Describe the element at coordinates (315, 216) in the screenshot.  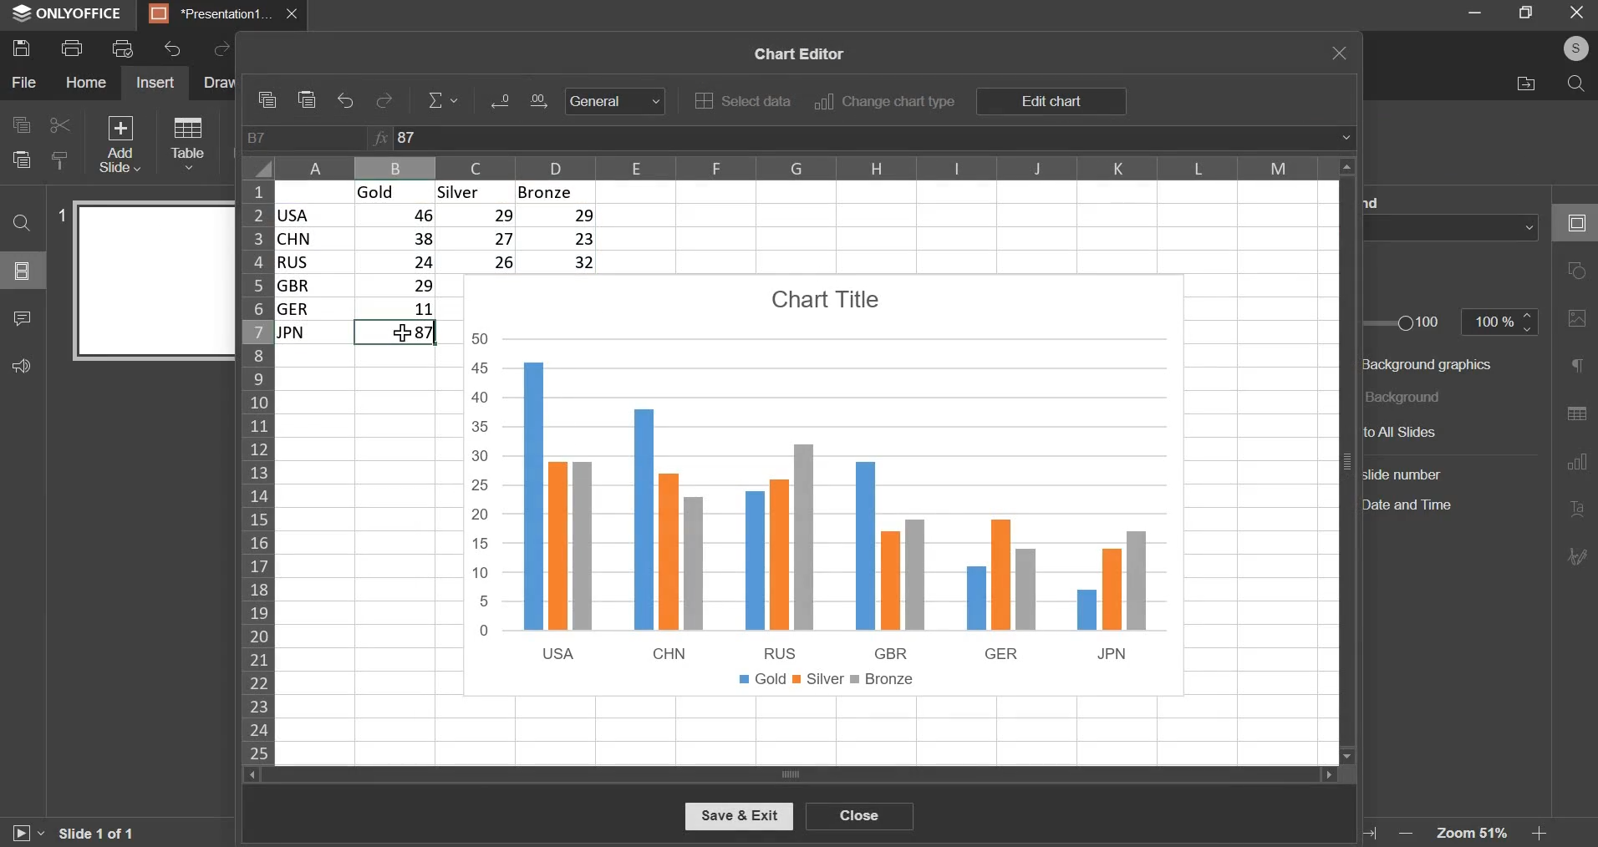
I see `usa` at that location.